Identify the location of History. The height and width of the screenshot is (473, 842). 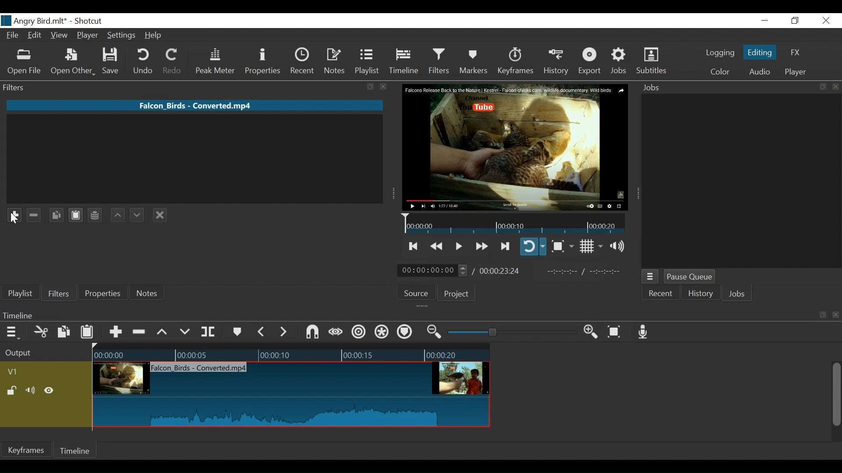
(701, 295).